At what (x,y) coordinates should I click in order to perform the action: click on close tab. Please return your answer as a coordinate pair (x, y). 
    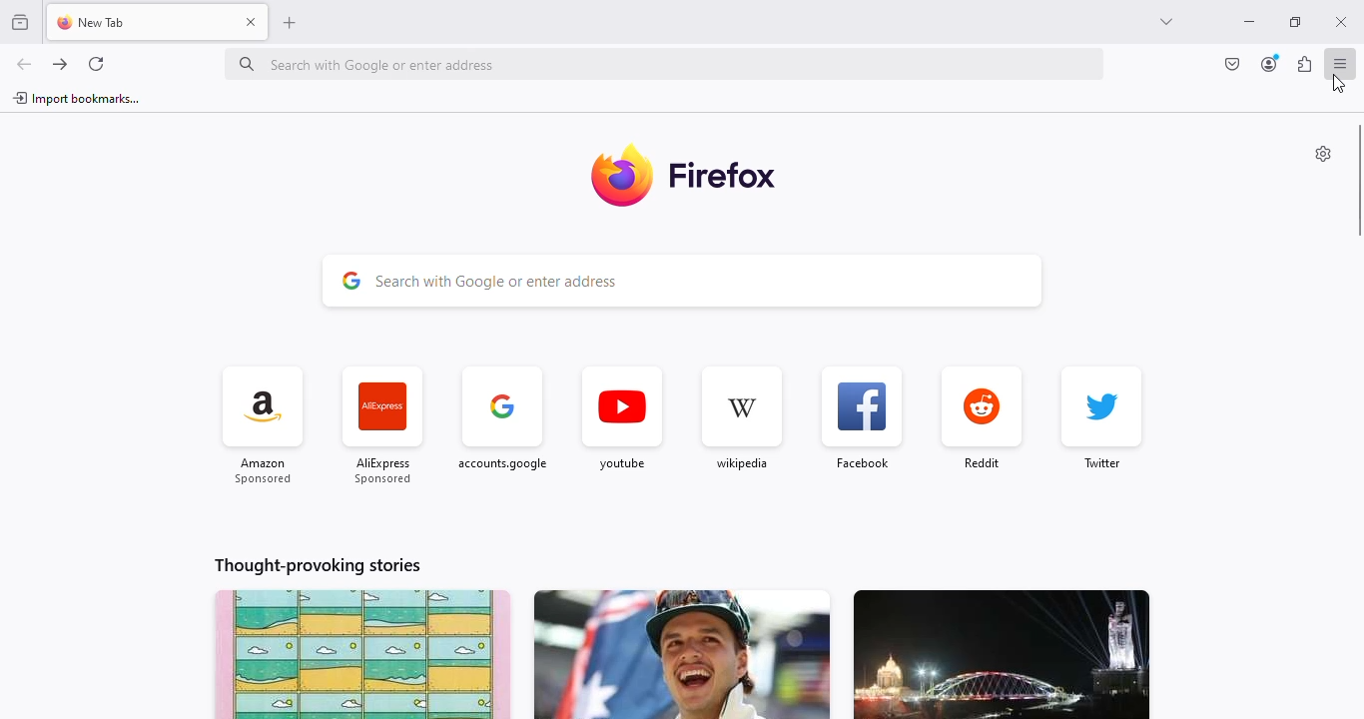
    Looking at the image, I should click on (252, 21).